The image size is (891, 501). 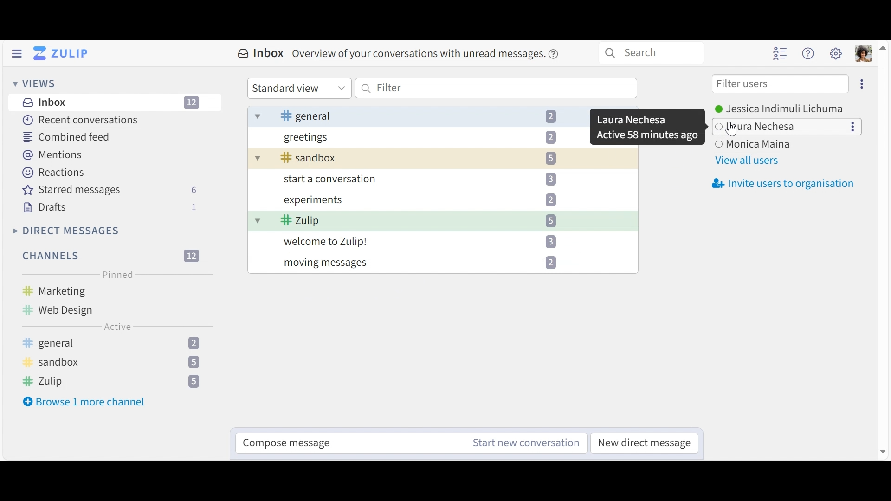 What do you see at coordinates (65, 137) in the screenshot?
I see `Combined feed` at bounding box center [65, 137].